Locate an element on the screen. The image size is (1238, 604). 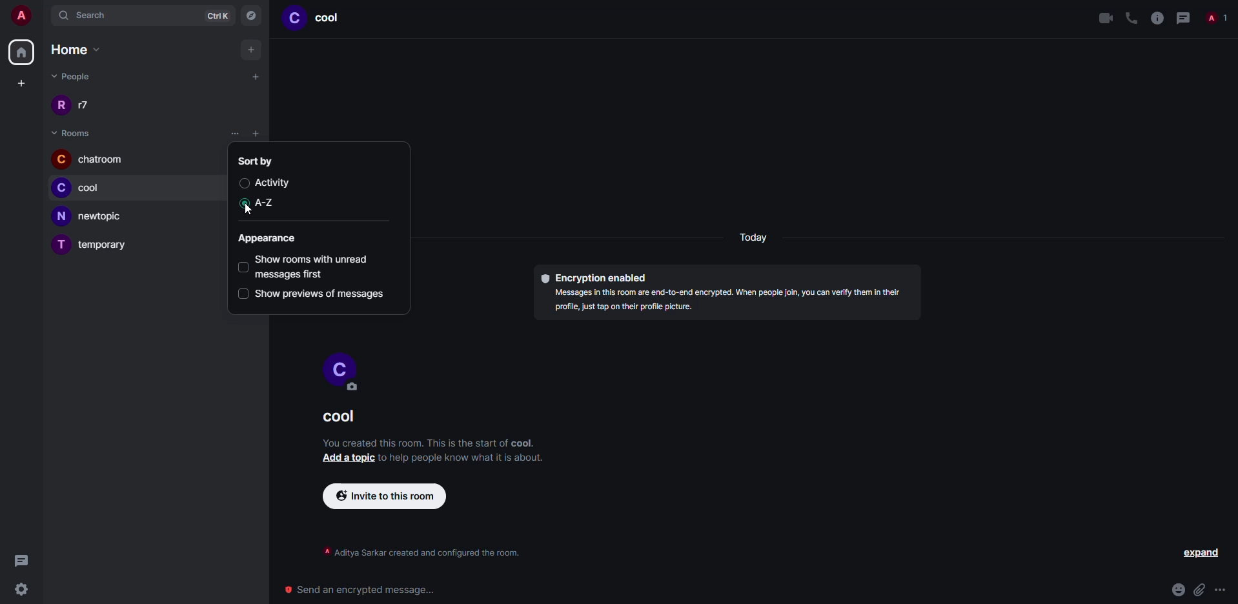
settings is located at coordinates (19, 590).